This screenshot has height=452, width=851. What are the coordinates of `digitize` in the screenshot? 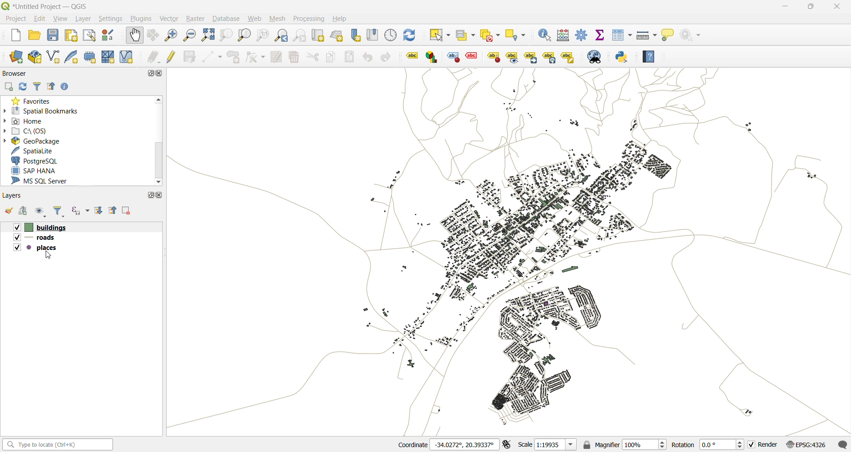 It's located at (212, 58).